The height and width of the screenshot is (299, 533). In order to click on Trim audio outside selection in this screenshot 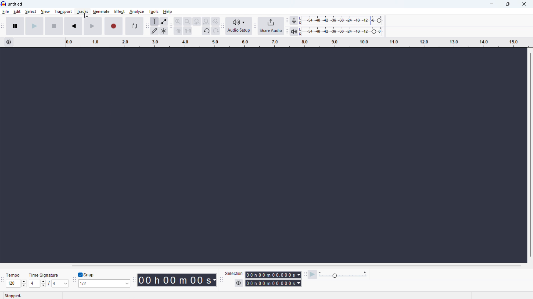, I will do `click(178, 31)`.